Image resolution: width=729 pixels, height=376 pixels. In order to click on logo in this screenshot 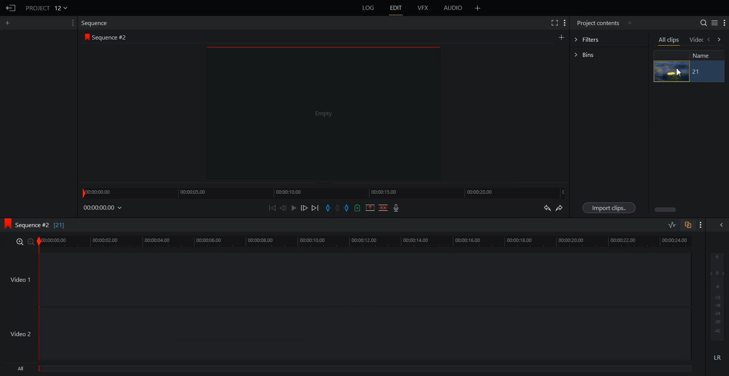, I will do `click(85, 37)`.